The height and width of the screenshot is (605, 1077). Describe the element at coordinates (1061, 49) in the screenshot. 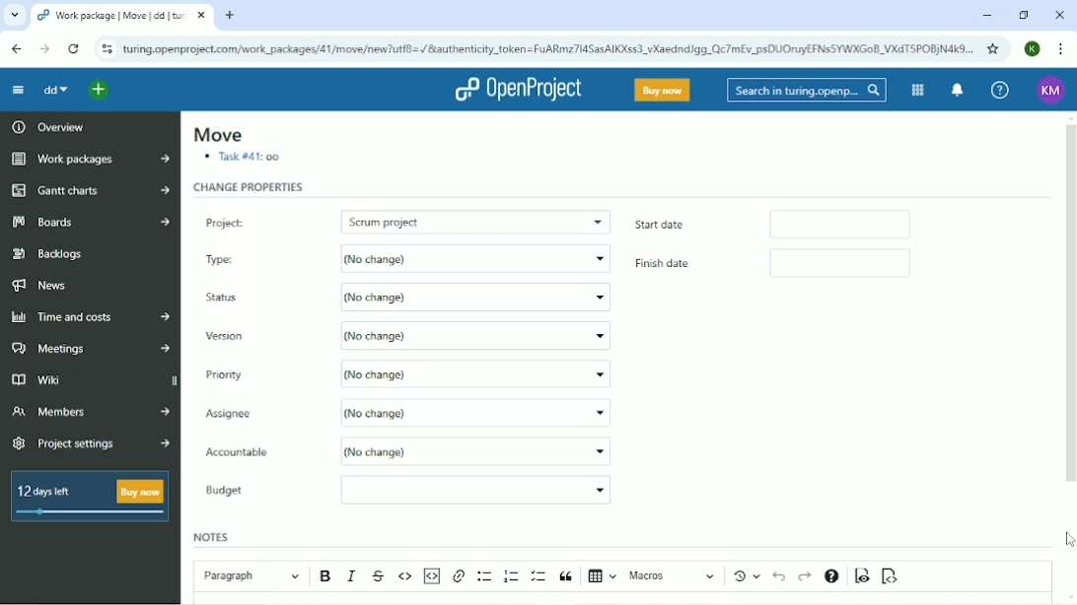

I see `Customize and conrol google chrome` at that location.